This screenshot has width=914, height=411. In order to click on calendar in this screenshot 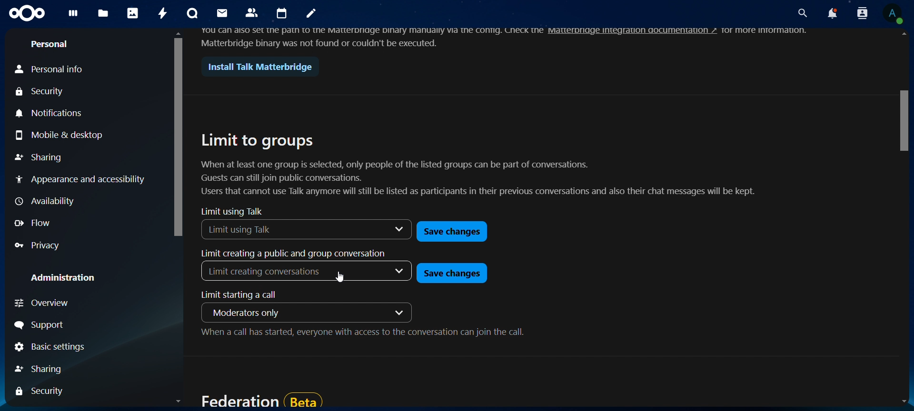, I will do `click(282, 13)`.